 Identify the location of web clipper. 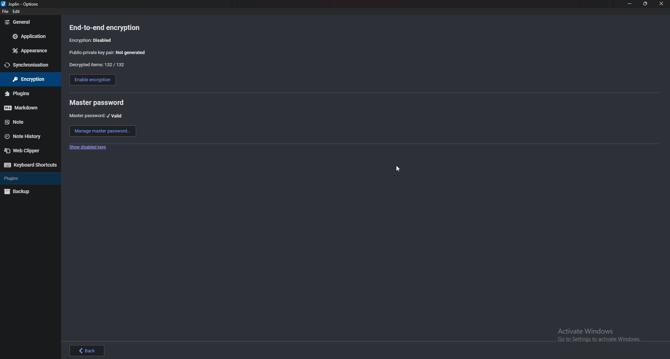
(30, 150).